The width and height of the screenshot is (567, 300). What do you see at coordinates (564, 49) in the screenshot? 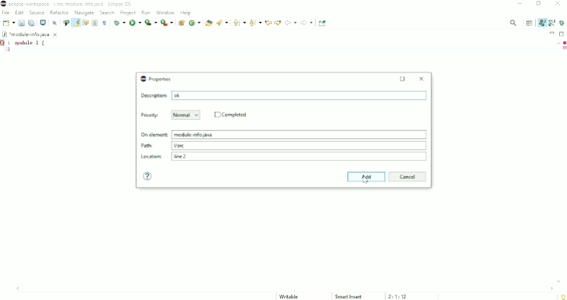
I see `Markers` at bounding box center [564, 49].